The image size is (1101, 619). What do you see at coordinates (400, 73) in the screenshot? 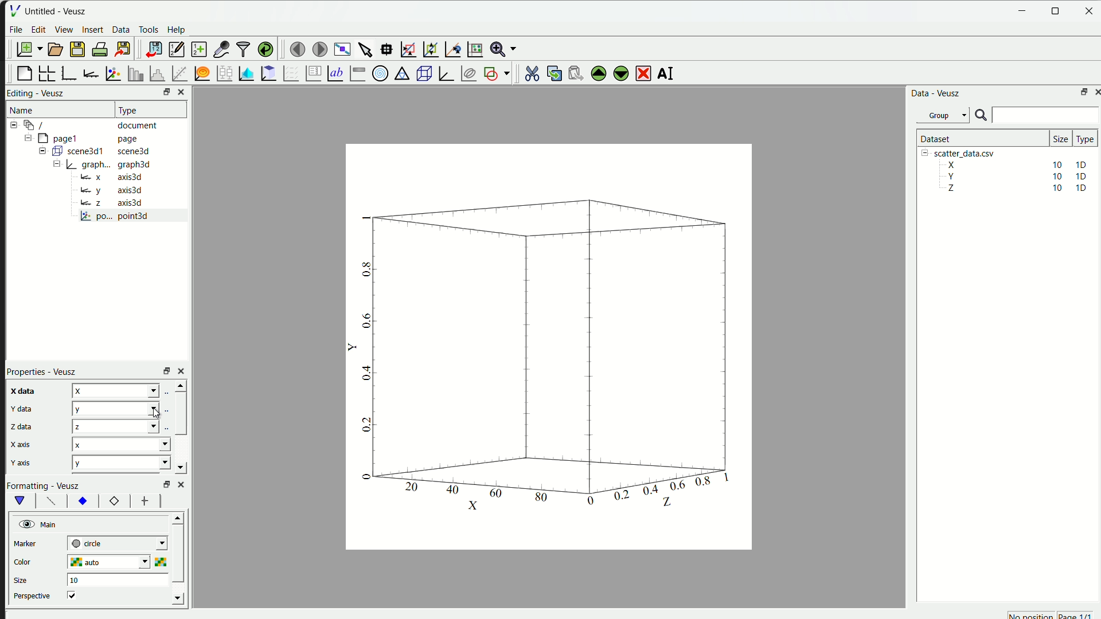
I see `Ternary Graph` at bounding box center [400, 73].